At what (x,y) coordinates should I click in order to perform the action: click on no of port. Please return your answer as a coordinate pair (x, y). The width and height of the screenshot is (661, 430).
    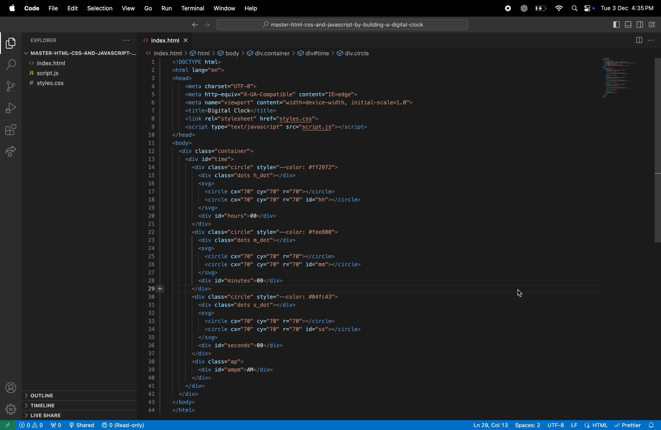
    Looking at the image, I should click on (57, 425).